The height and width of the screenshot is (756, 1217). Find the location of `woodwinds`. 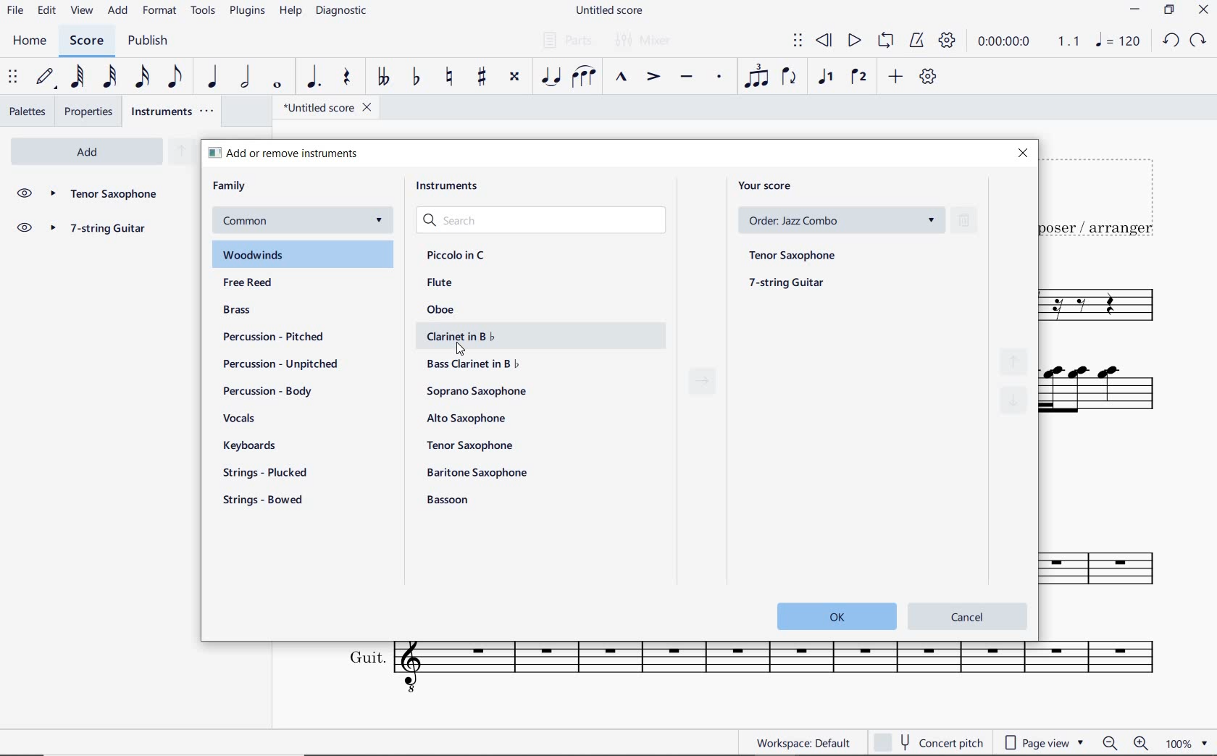

woodwinds is located at coordinates (304, 255).